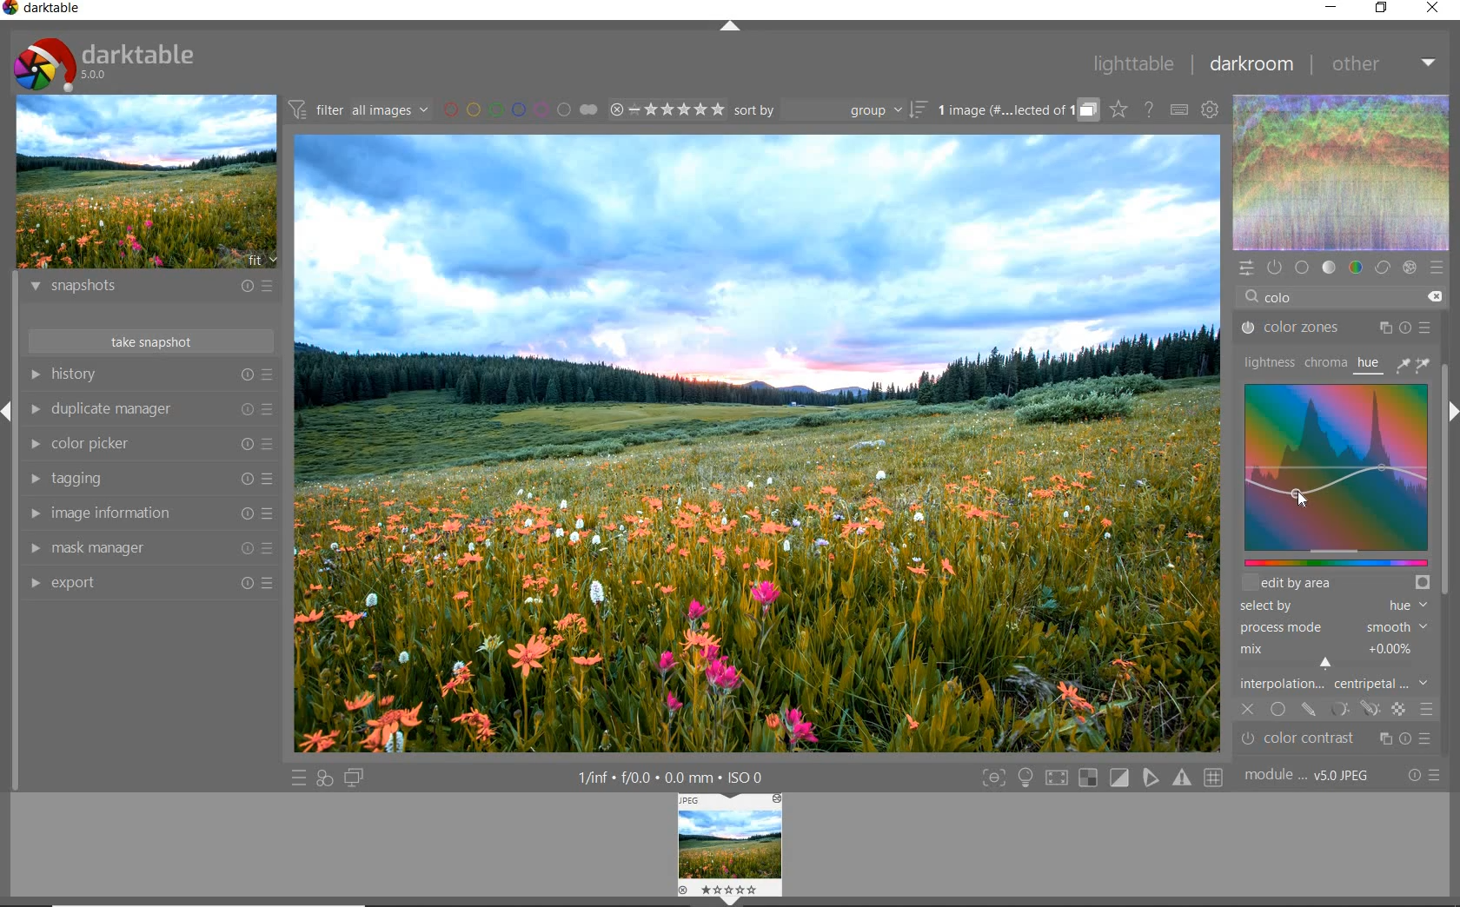 This screenshot has height=907, width=1460. Describe the element at coordinates (300, 778) in the screenshot. I see `quick access to presets` at that location.